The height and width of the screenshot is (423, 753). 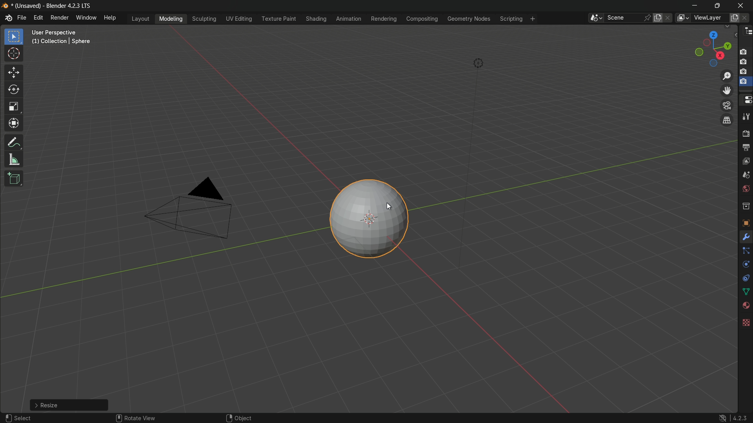 I want to click on world, so click(x=746, y=190).